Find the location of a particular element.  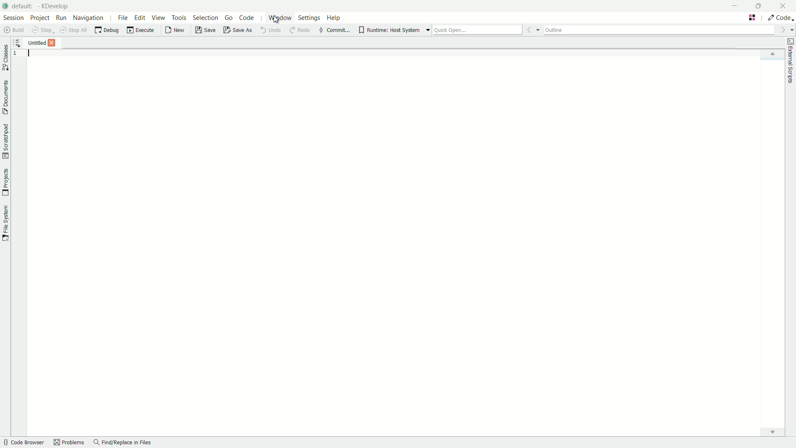

outline bar is located at coordinates (669, 30).